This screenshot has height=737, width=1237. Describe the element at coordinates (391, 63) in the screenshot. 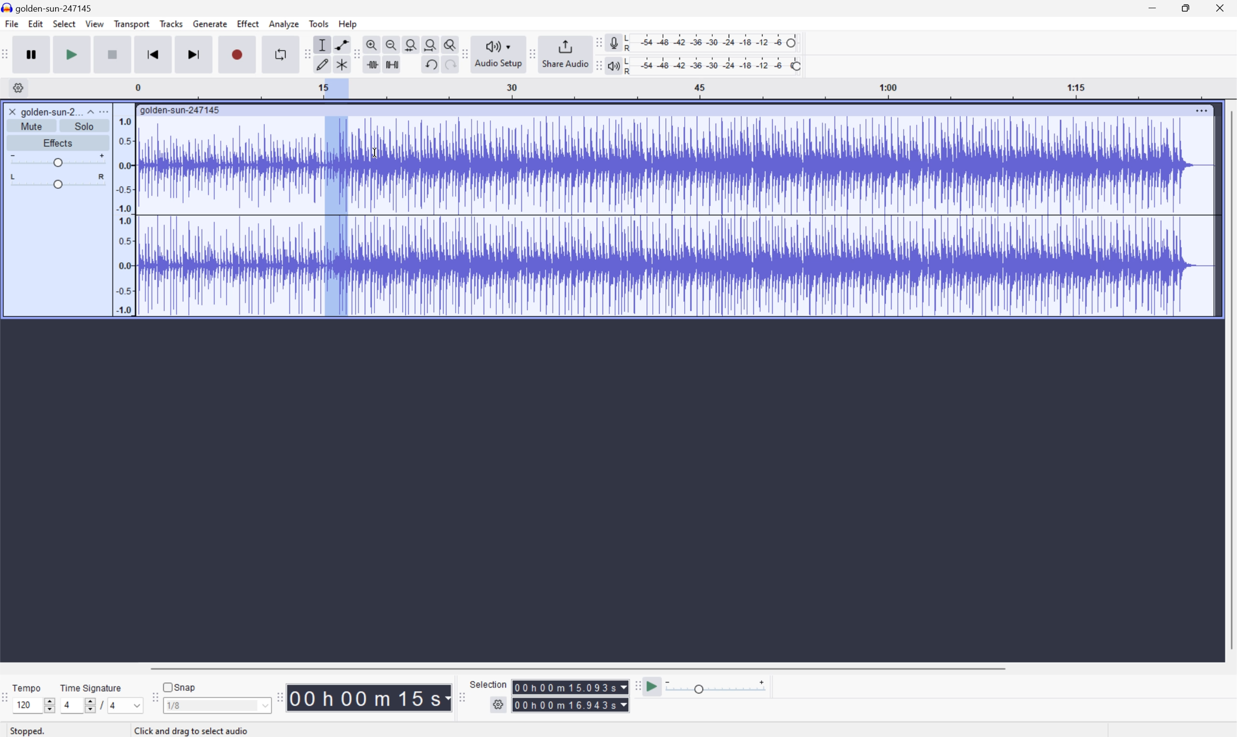

I see `Silence audio selection` at that location.